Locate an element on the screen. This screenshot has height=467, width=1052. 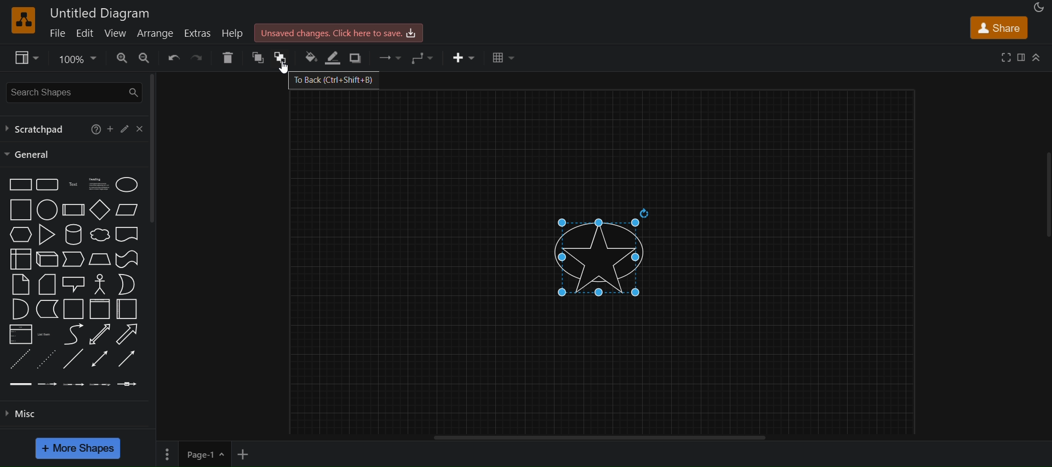
container is located at coordinates (129, 310).